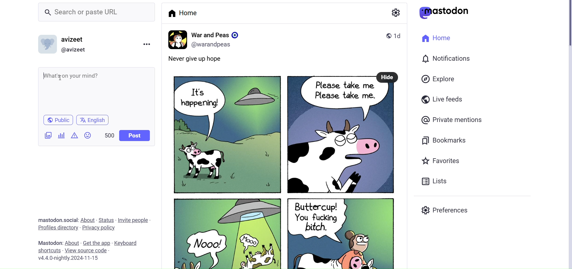 Image resolution: width=572 pixels, height=269 pixels. What do you see at coordinates (442, 100) in the screenshot?
I see `Live Feeds` at bounding box center [442, 100].